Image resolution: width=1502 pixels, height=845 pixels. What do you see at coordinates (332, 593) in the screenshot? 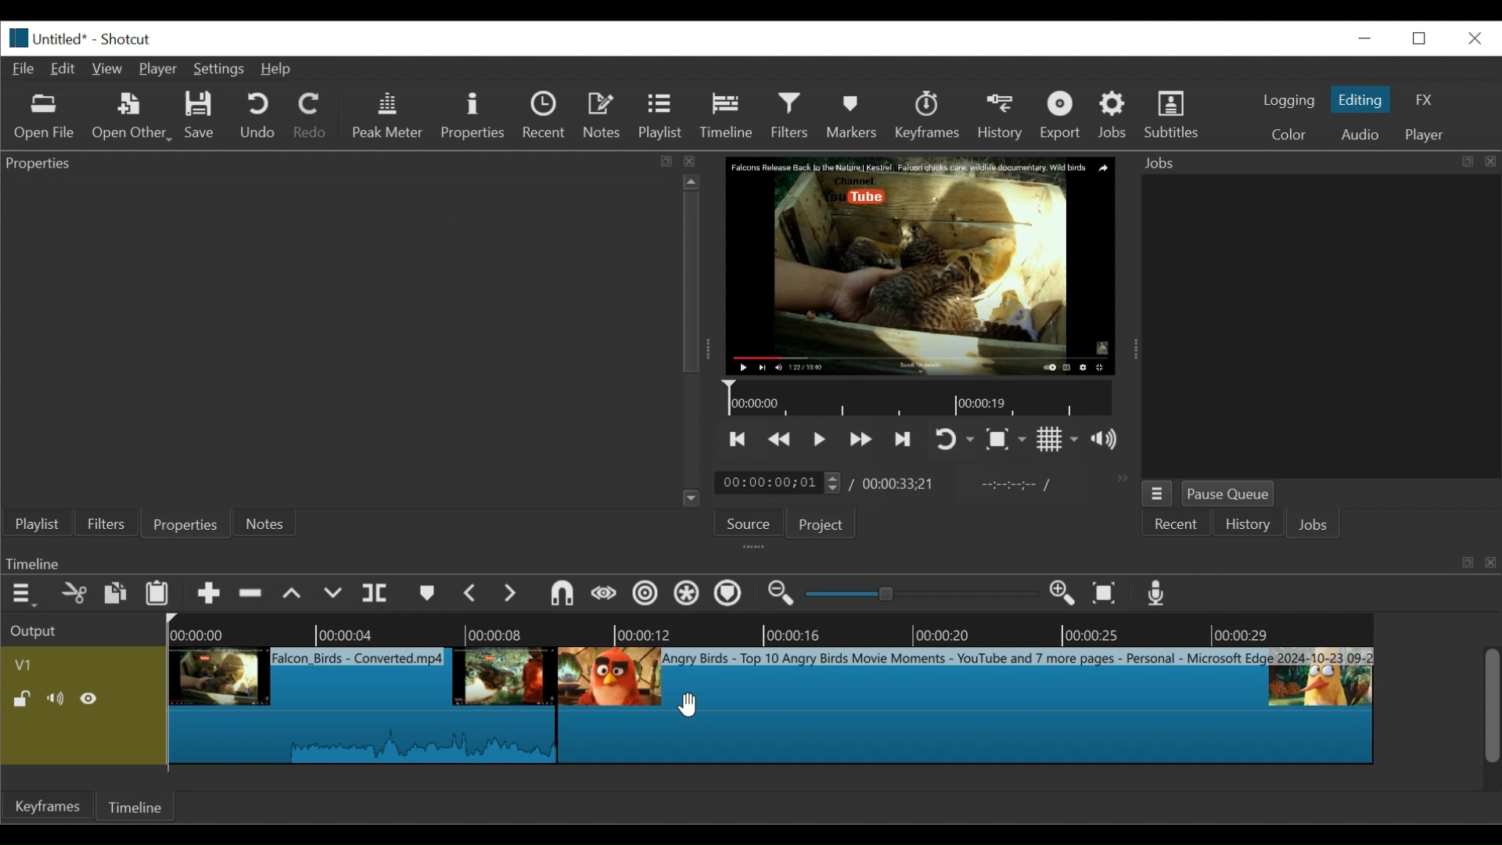
I see `Overwrite` at bounding box center [332, 593].